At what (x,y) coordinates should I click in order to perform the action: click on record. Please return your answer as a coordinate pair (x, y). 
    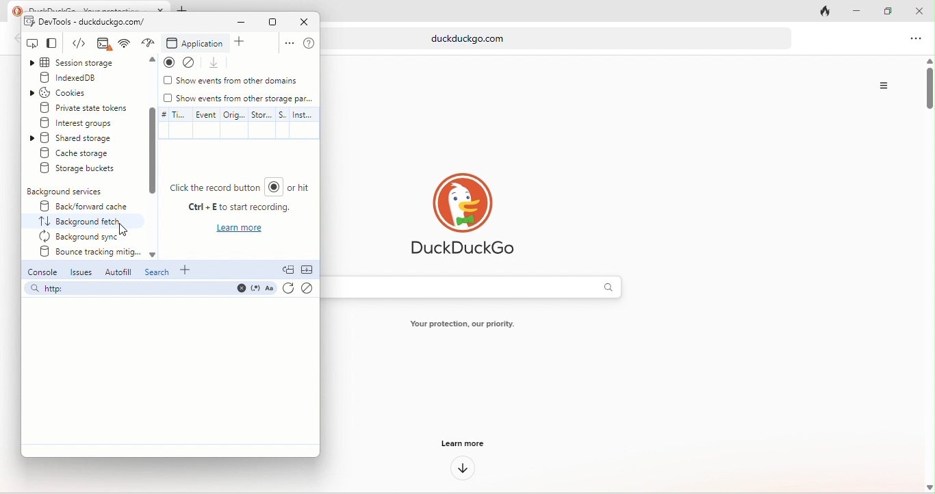
    Looking at the image, I should click on (168, 62).